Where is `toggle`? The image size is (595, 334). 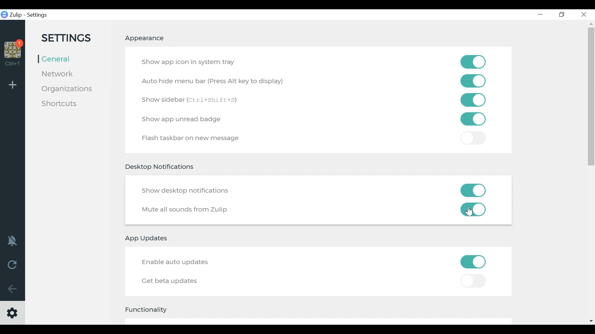 toggle is located at coordinates (474, 139).